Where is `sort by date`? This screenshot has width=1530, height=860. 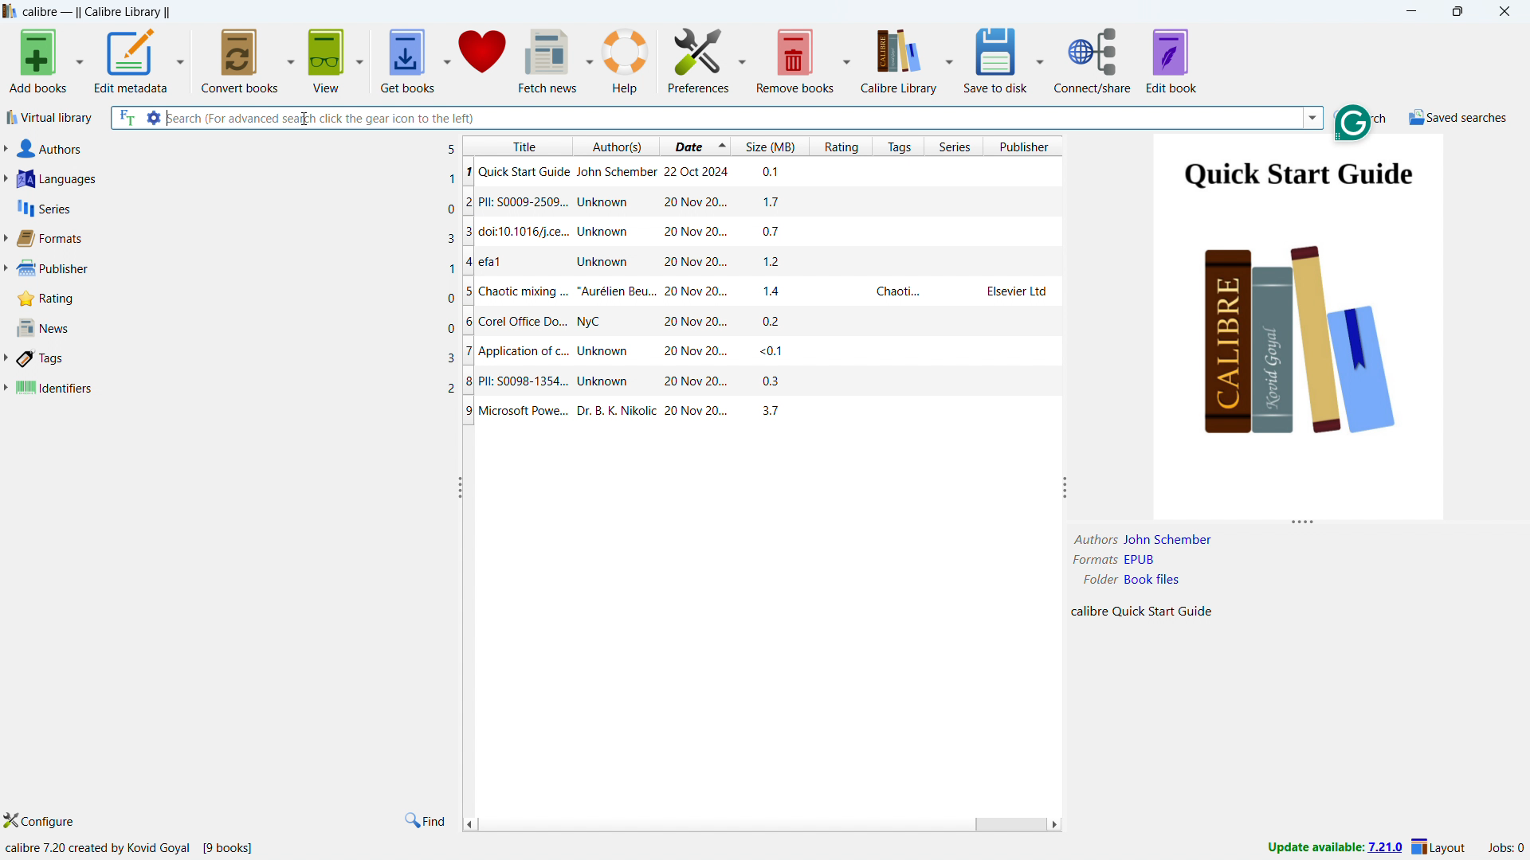
sort by date is located at coordinates (687, 146).